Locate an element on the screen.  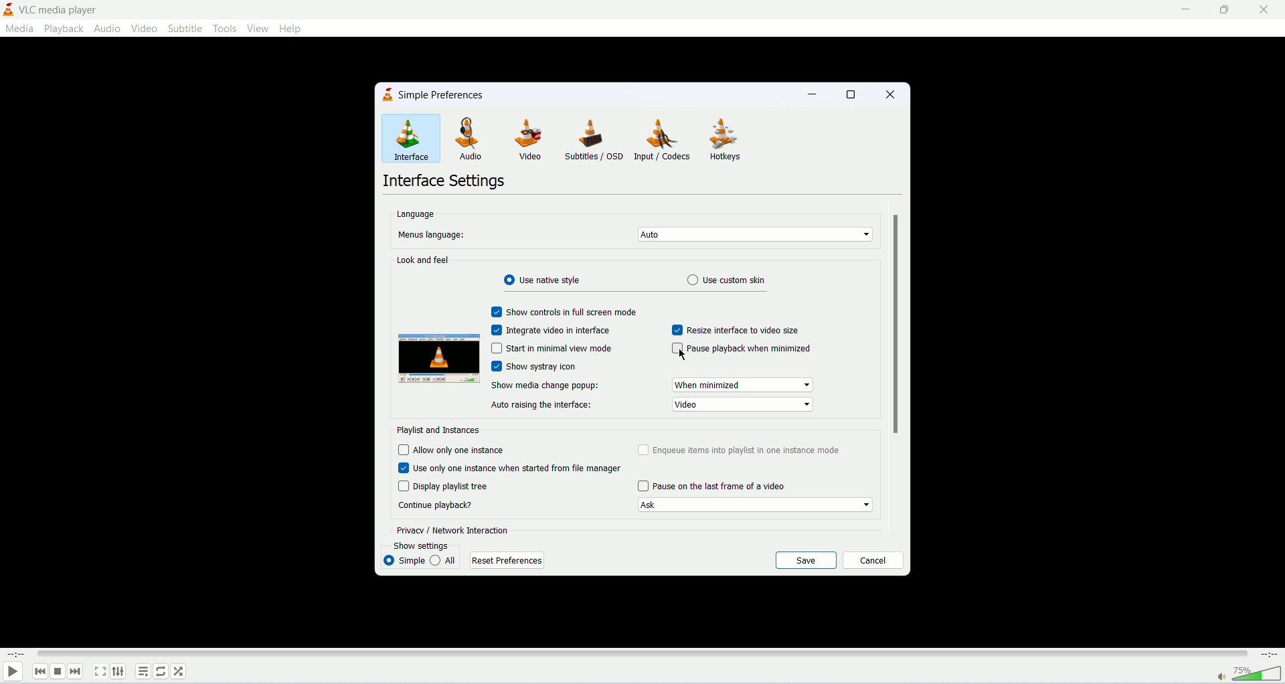
pause on last frame of video is located at coordinates (719, 485).